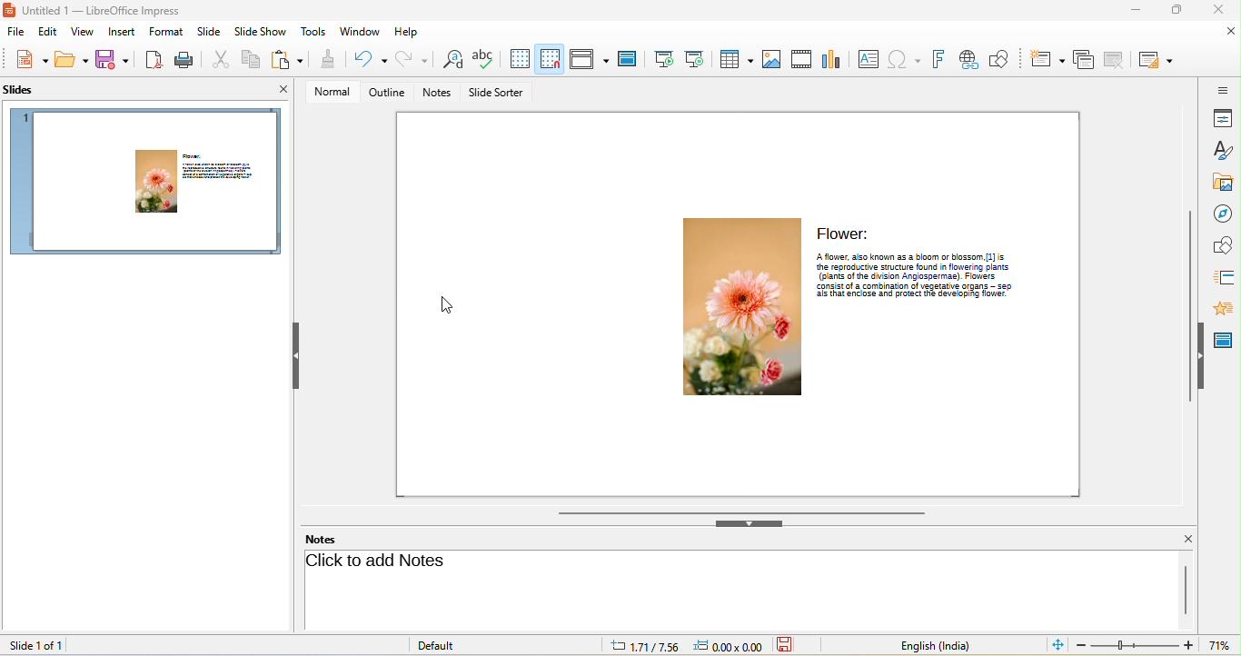 The image size is (1241, 656). What do you see at coordinates (1186, 591) in the screenshot?
I see `vertical scroll bar` at bounding box center [1186, 591].